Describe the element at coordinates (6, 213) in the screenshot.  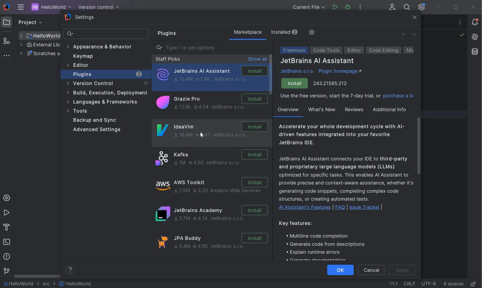
I see `RUN` at that location.